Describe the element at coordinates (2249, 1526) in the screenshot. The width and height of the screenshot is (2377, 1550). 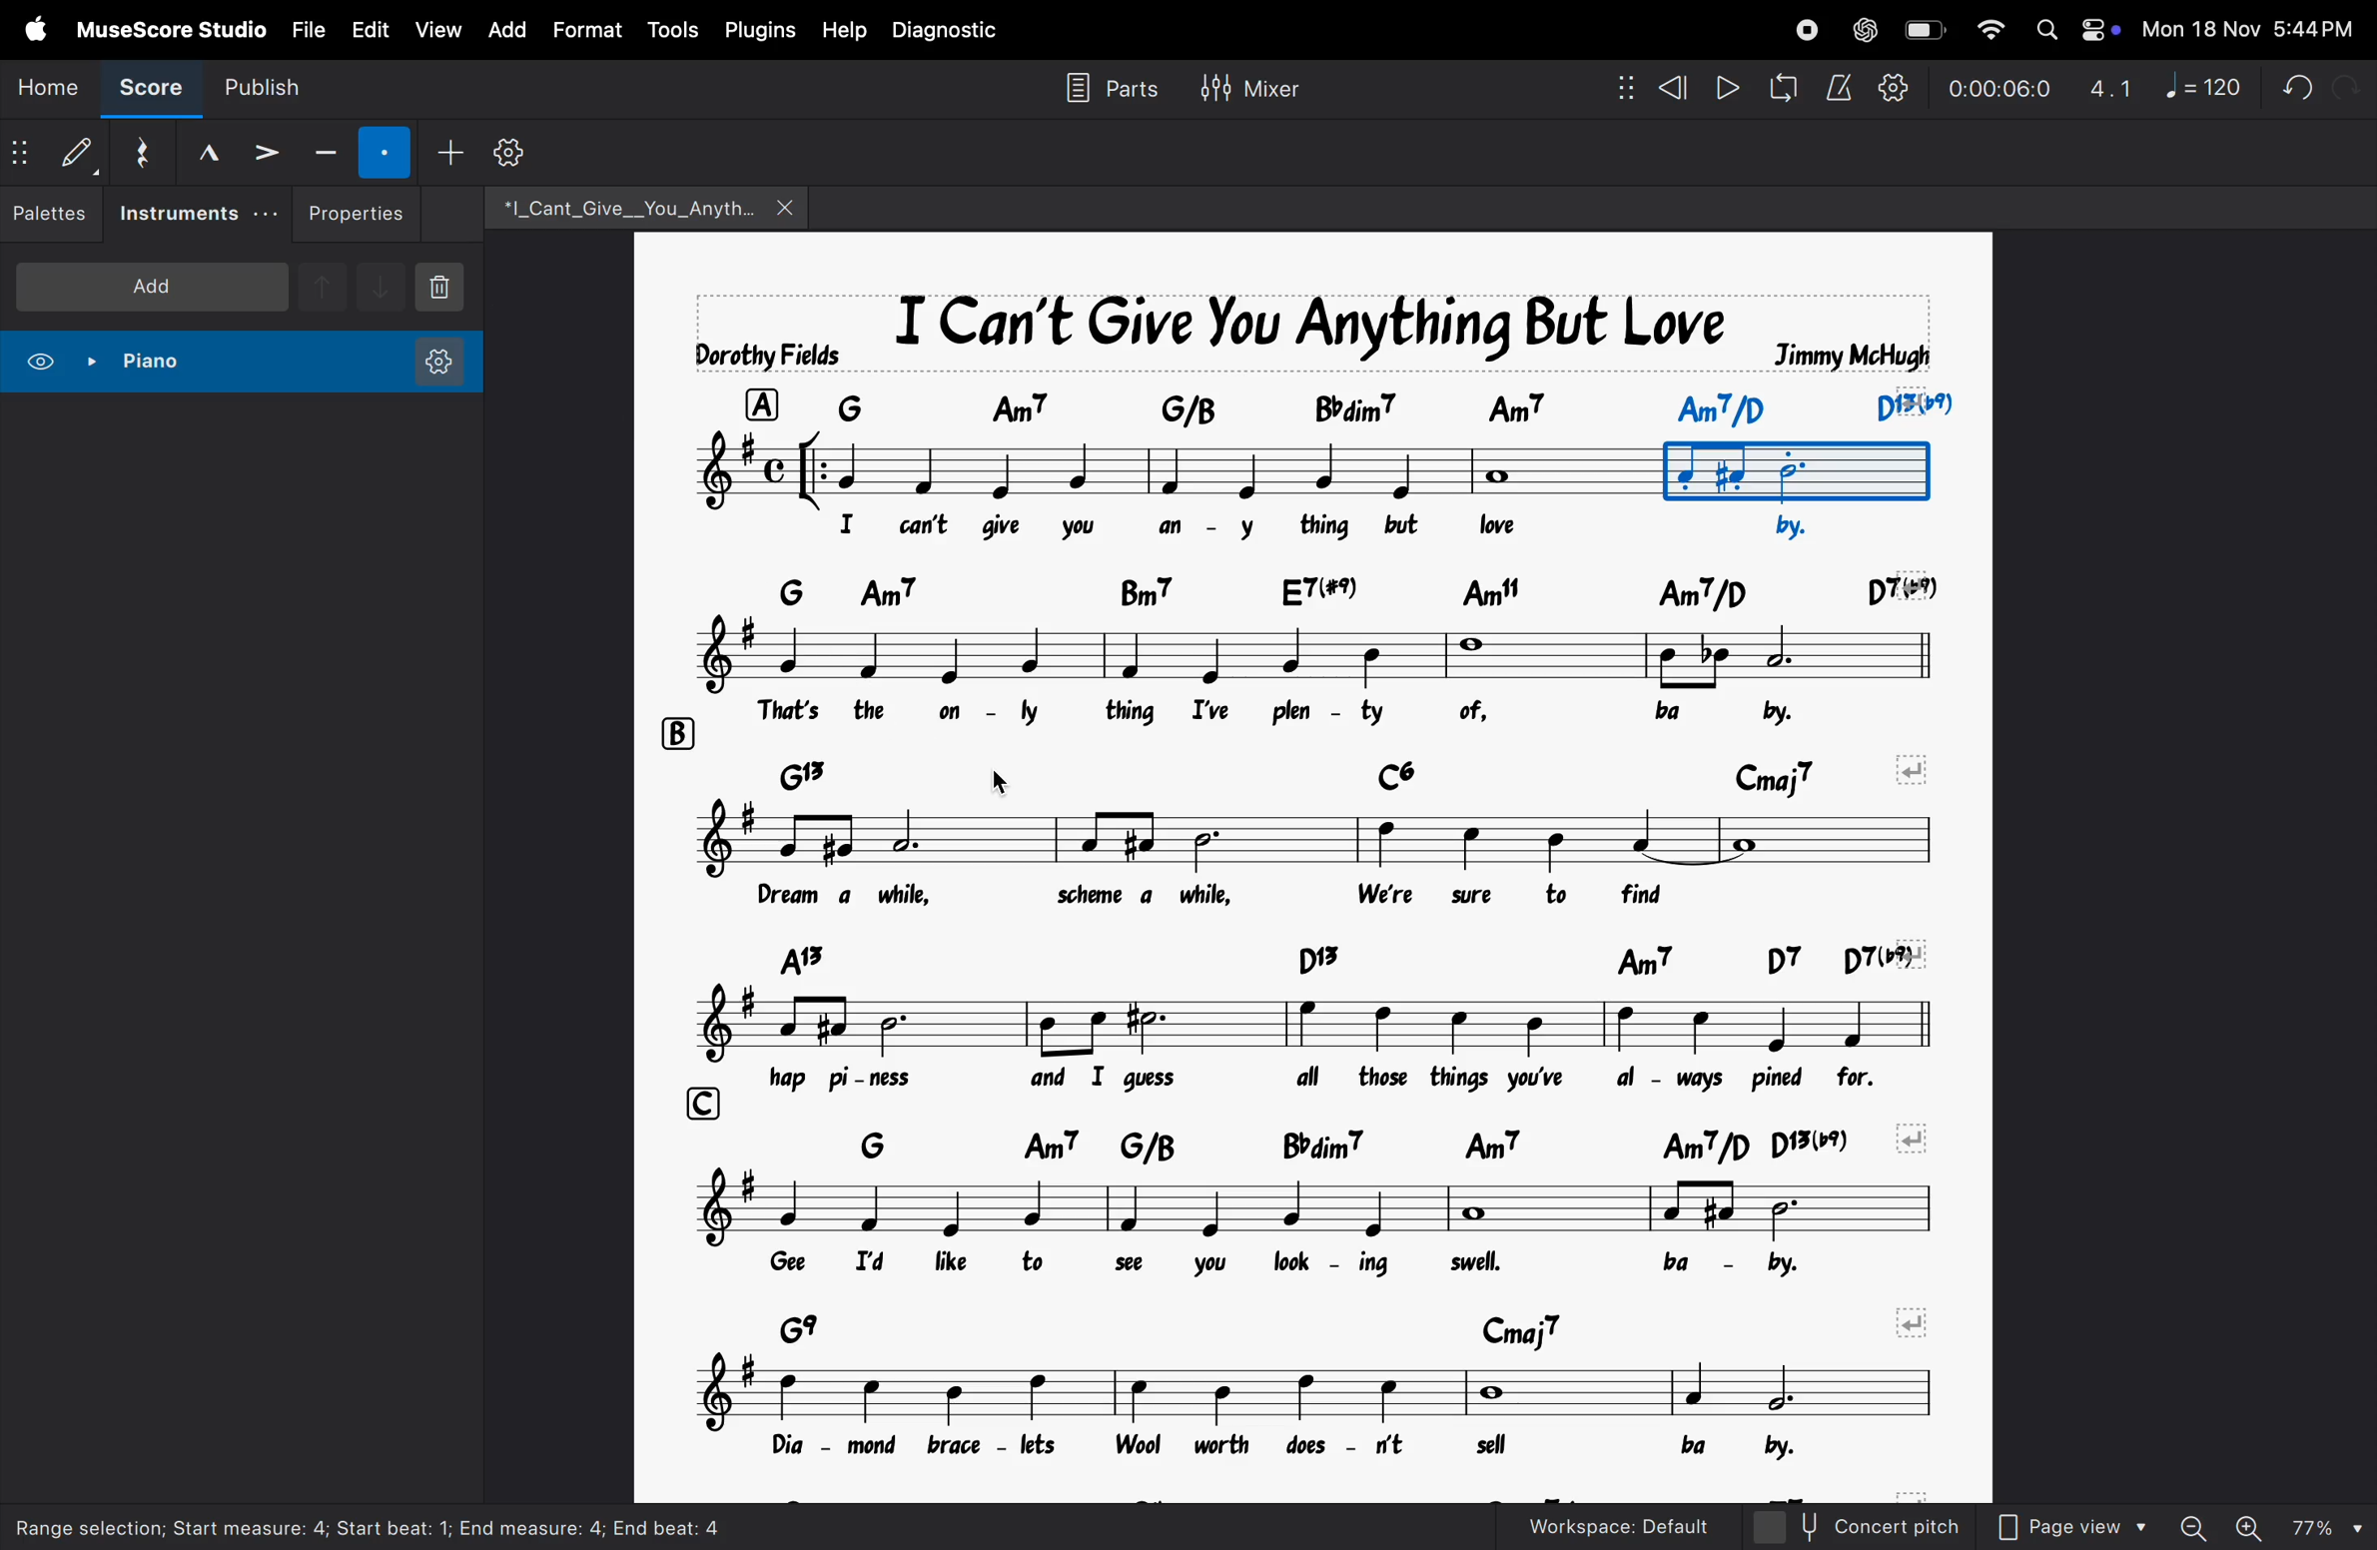
I see `zoom in` at that location.